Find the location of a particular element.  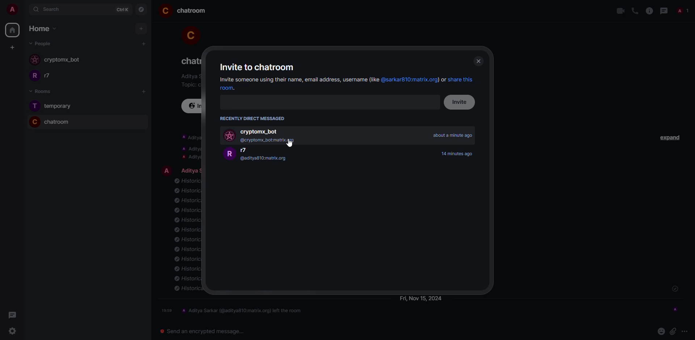

recently is located at coordinates (254, 118).